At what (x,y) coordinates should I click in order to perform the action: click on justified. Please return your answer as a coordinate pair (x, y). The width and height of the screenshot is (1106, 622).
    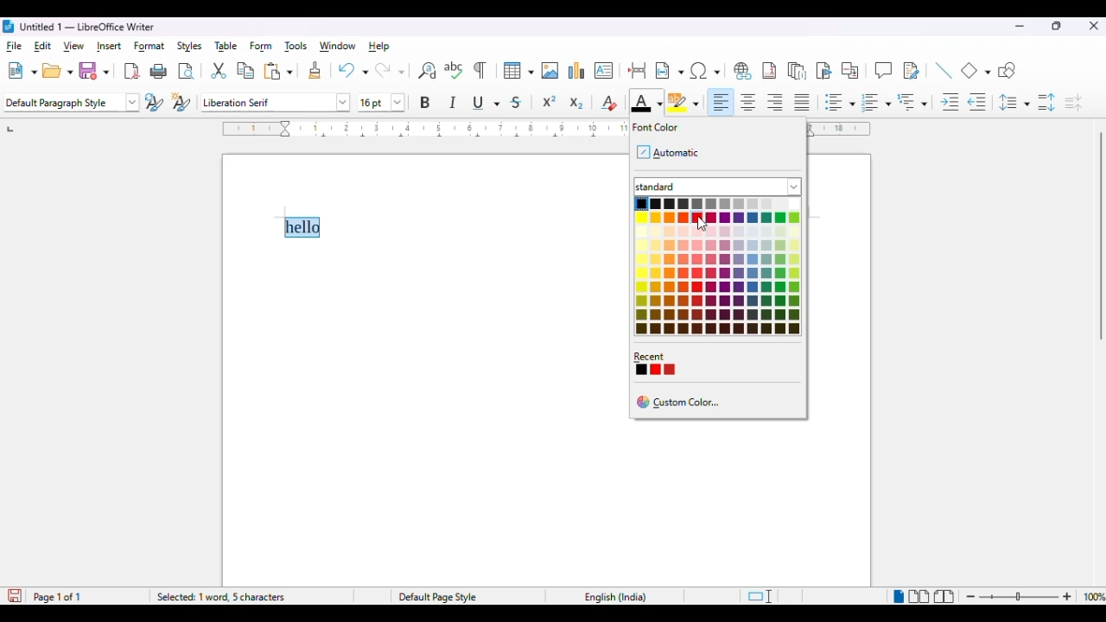
    Looking at the image, I should click on (803, 102).